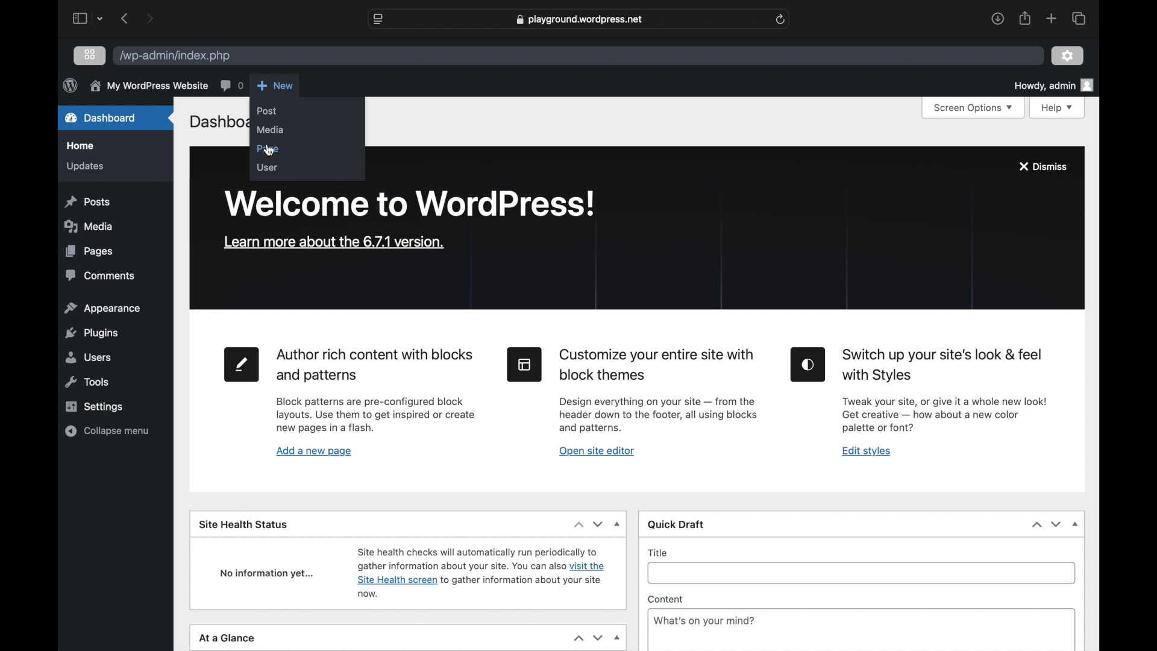 The width and height of the screenshot is (1157, 651). What do you see at coordinates (658, 553) in the screenshot?
I see `title` at bounding box center [658, 553].